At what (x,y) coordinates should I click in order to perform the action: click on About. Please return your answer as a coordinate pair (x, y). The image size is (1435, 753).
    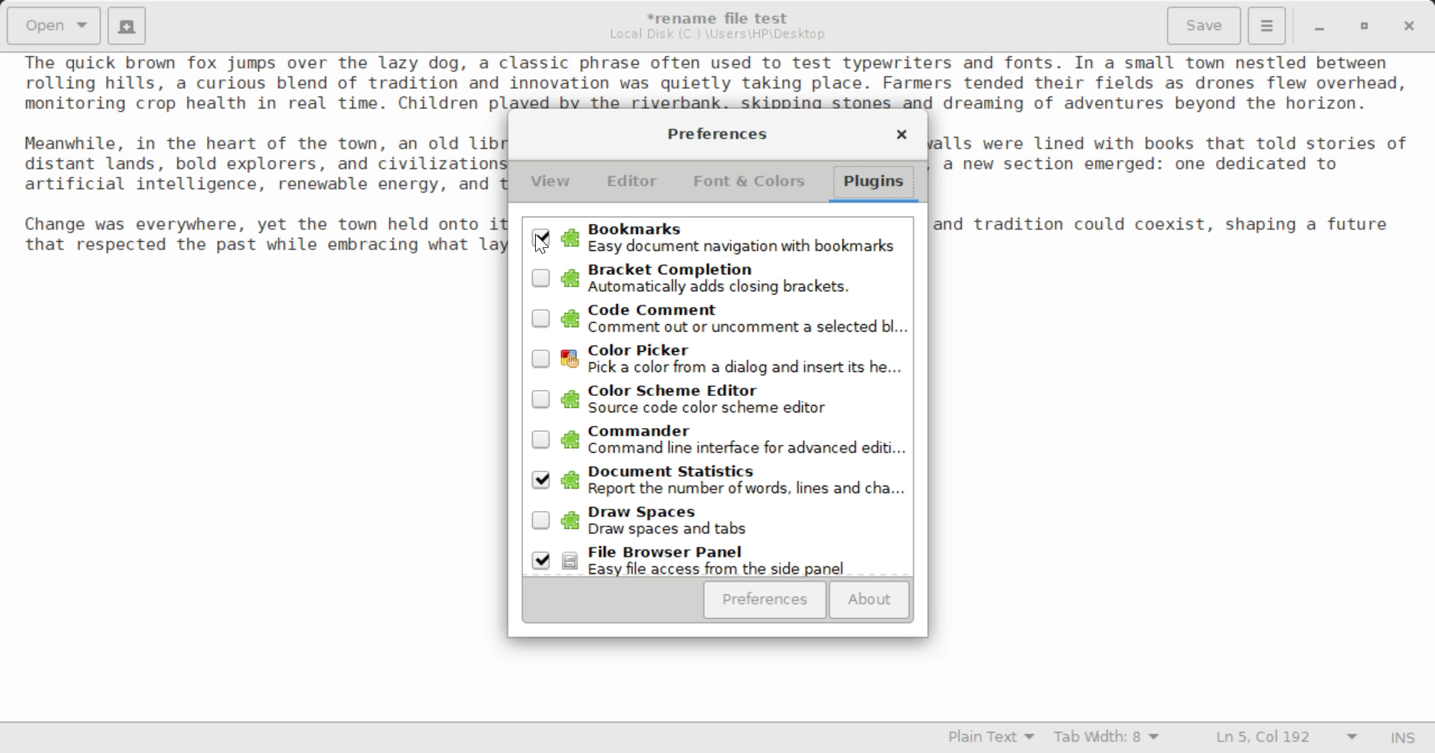
    Looking at the image, I should click on (867, 601).